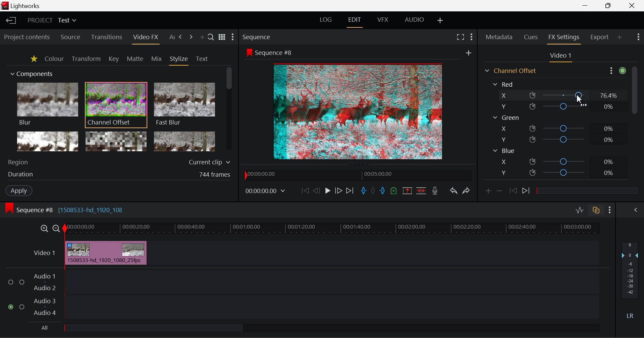 The image size is (644, 338). I want to click on Back to Homepage, so click(10, 21).